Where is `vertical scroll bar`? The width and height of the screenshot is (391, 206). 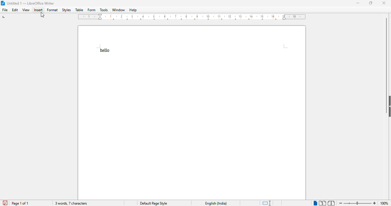 vertical scroll bar is located at coordinates (387, 55).